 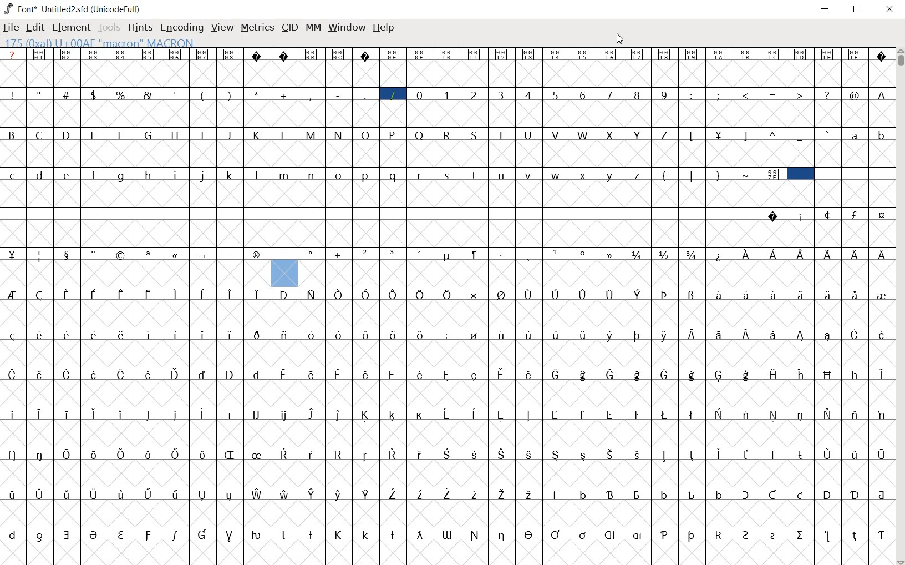 I want to click on ?, so click(x=826, y=94).